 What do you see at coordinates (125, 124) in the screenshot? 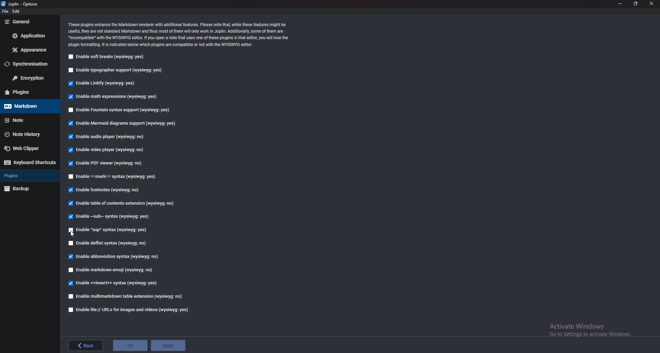
I see `Enable mermaid diagrams support` at bounding box center [125, 124].